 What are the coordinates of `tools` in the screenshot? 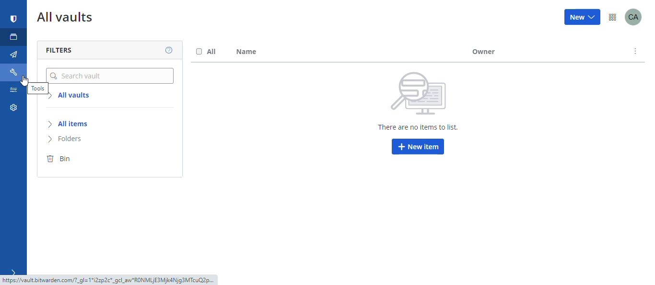 It's located at (35, 88).